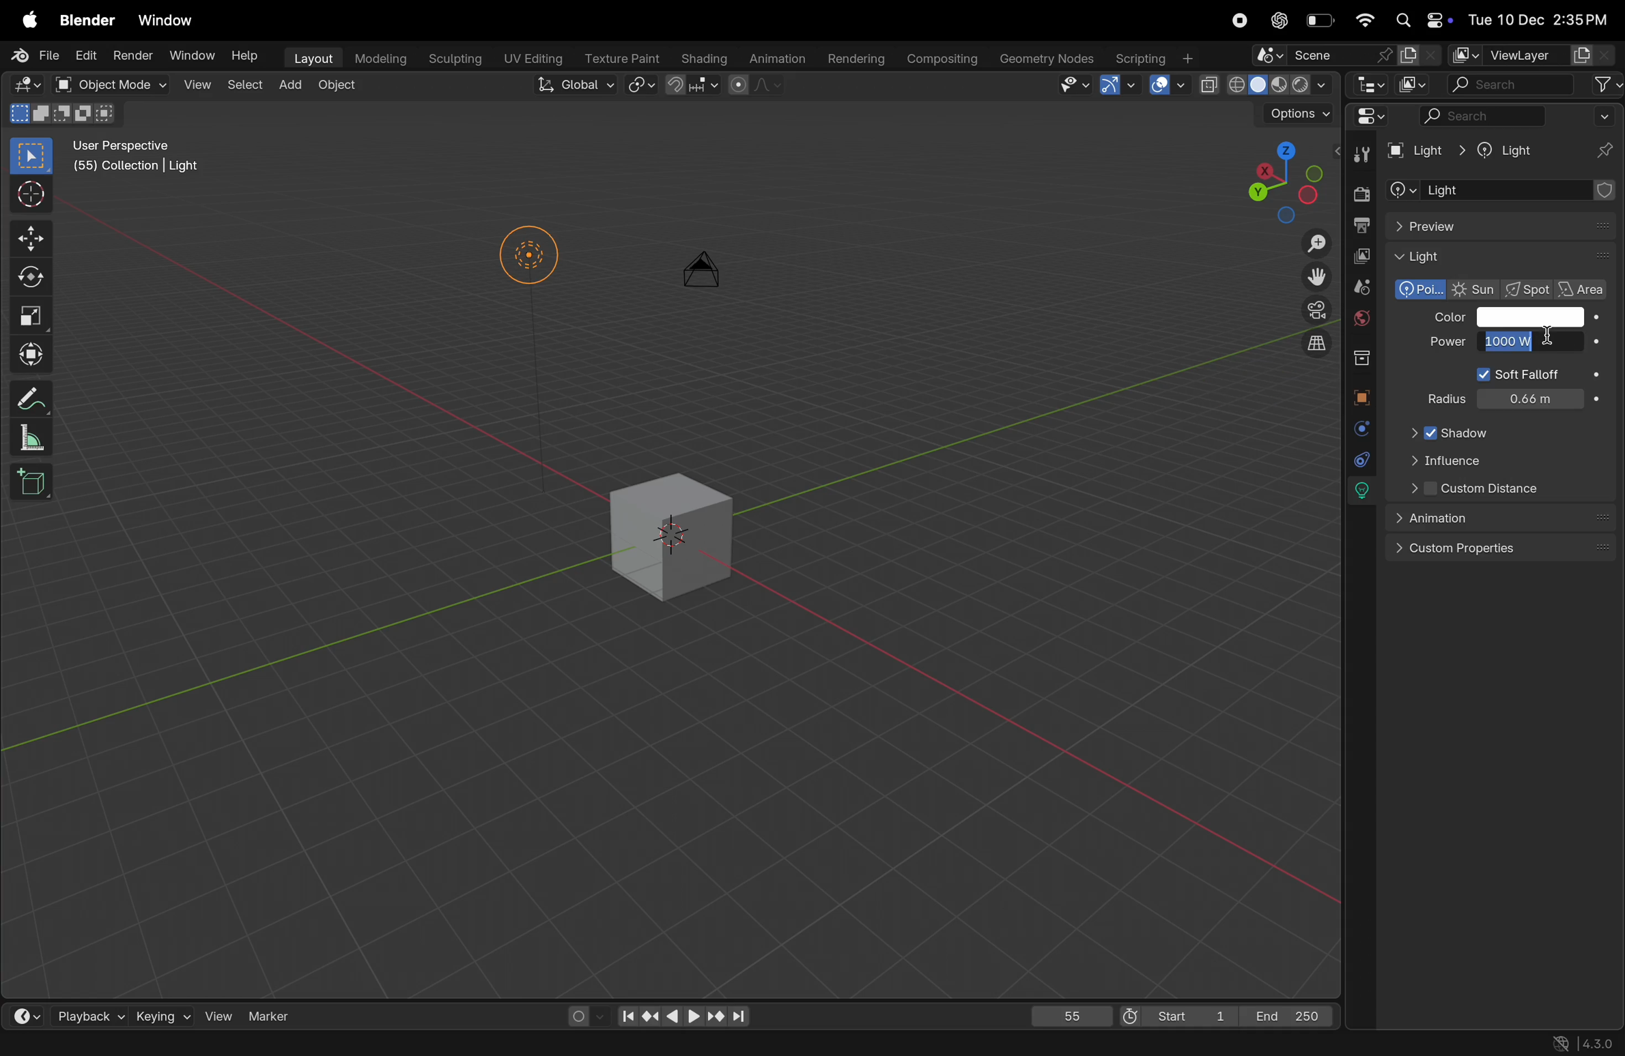  Describe the element at coordinates (1156, 59) in the screenshot. I see `scripting` at that location.